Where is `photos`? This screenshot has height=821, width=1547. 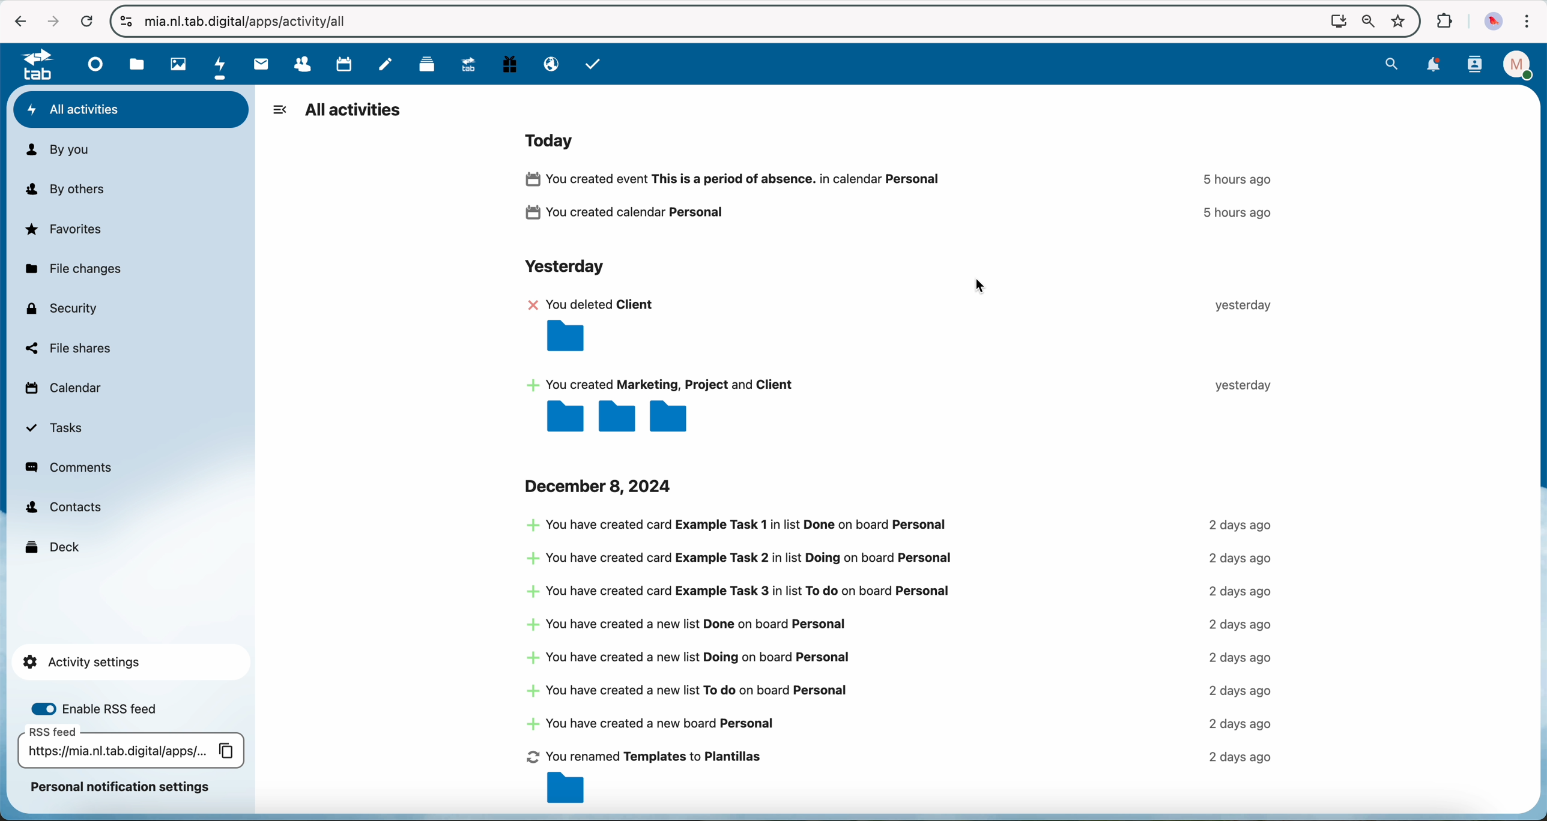 photos is located at coordinates (175, 64).